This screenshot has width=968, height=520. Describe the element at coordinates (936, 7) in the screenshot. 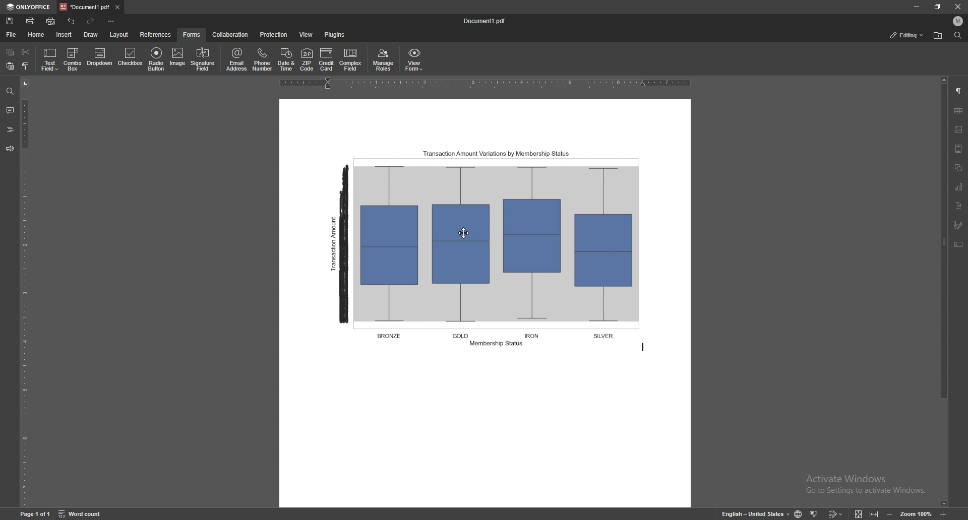

I see `resize` at that location.